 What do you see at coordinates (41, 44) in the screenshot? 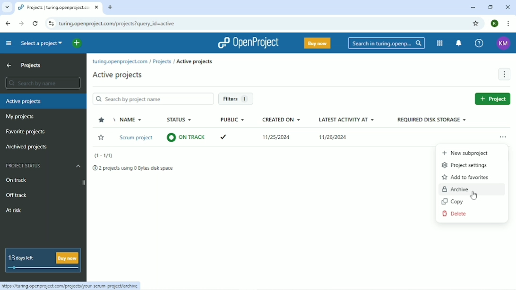
I see `Select a project` at bounding box center [41, 44].